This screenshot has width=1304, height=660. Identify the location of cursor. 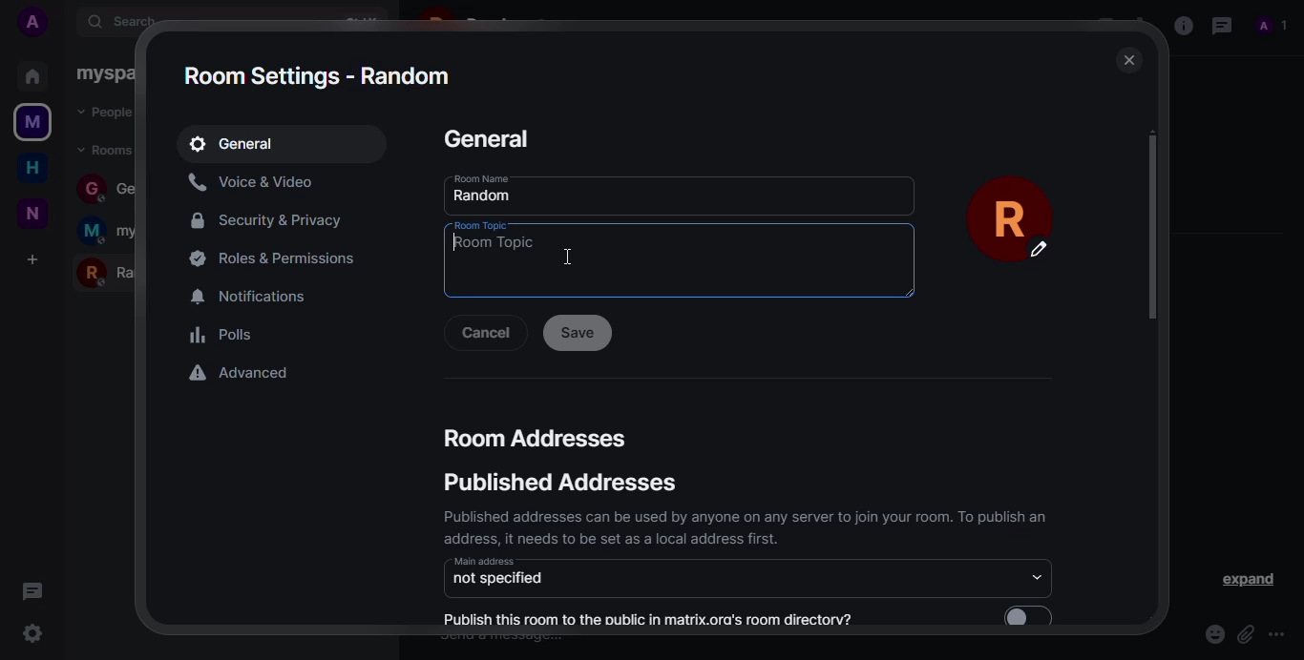
(568, 258).